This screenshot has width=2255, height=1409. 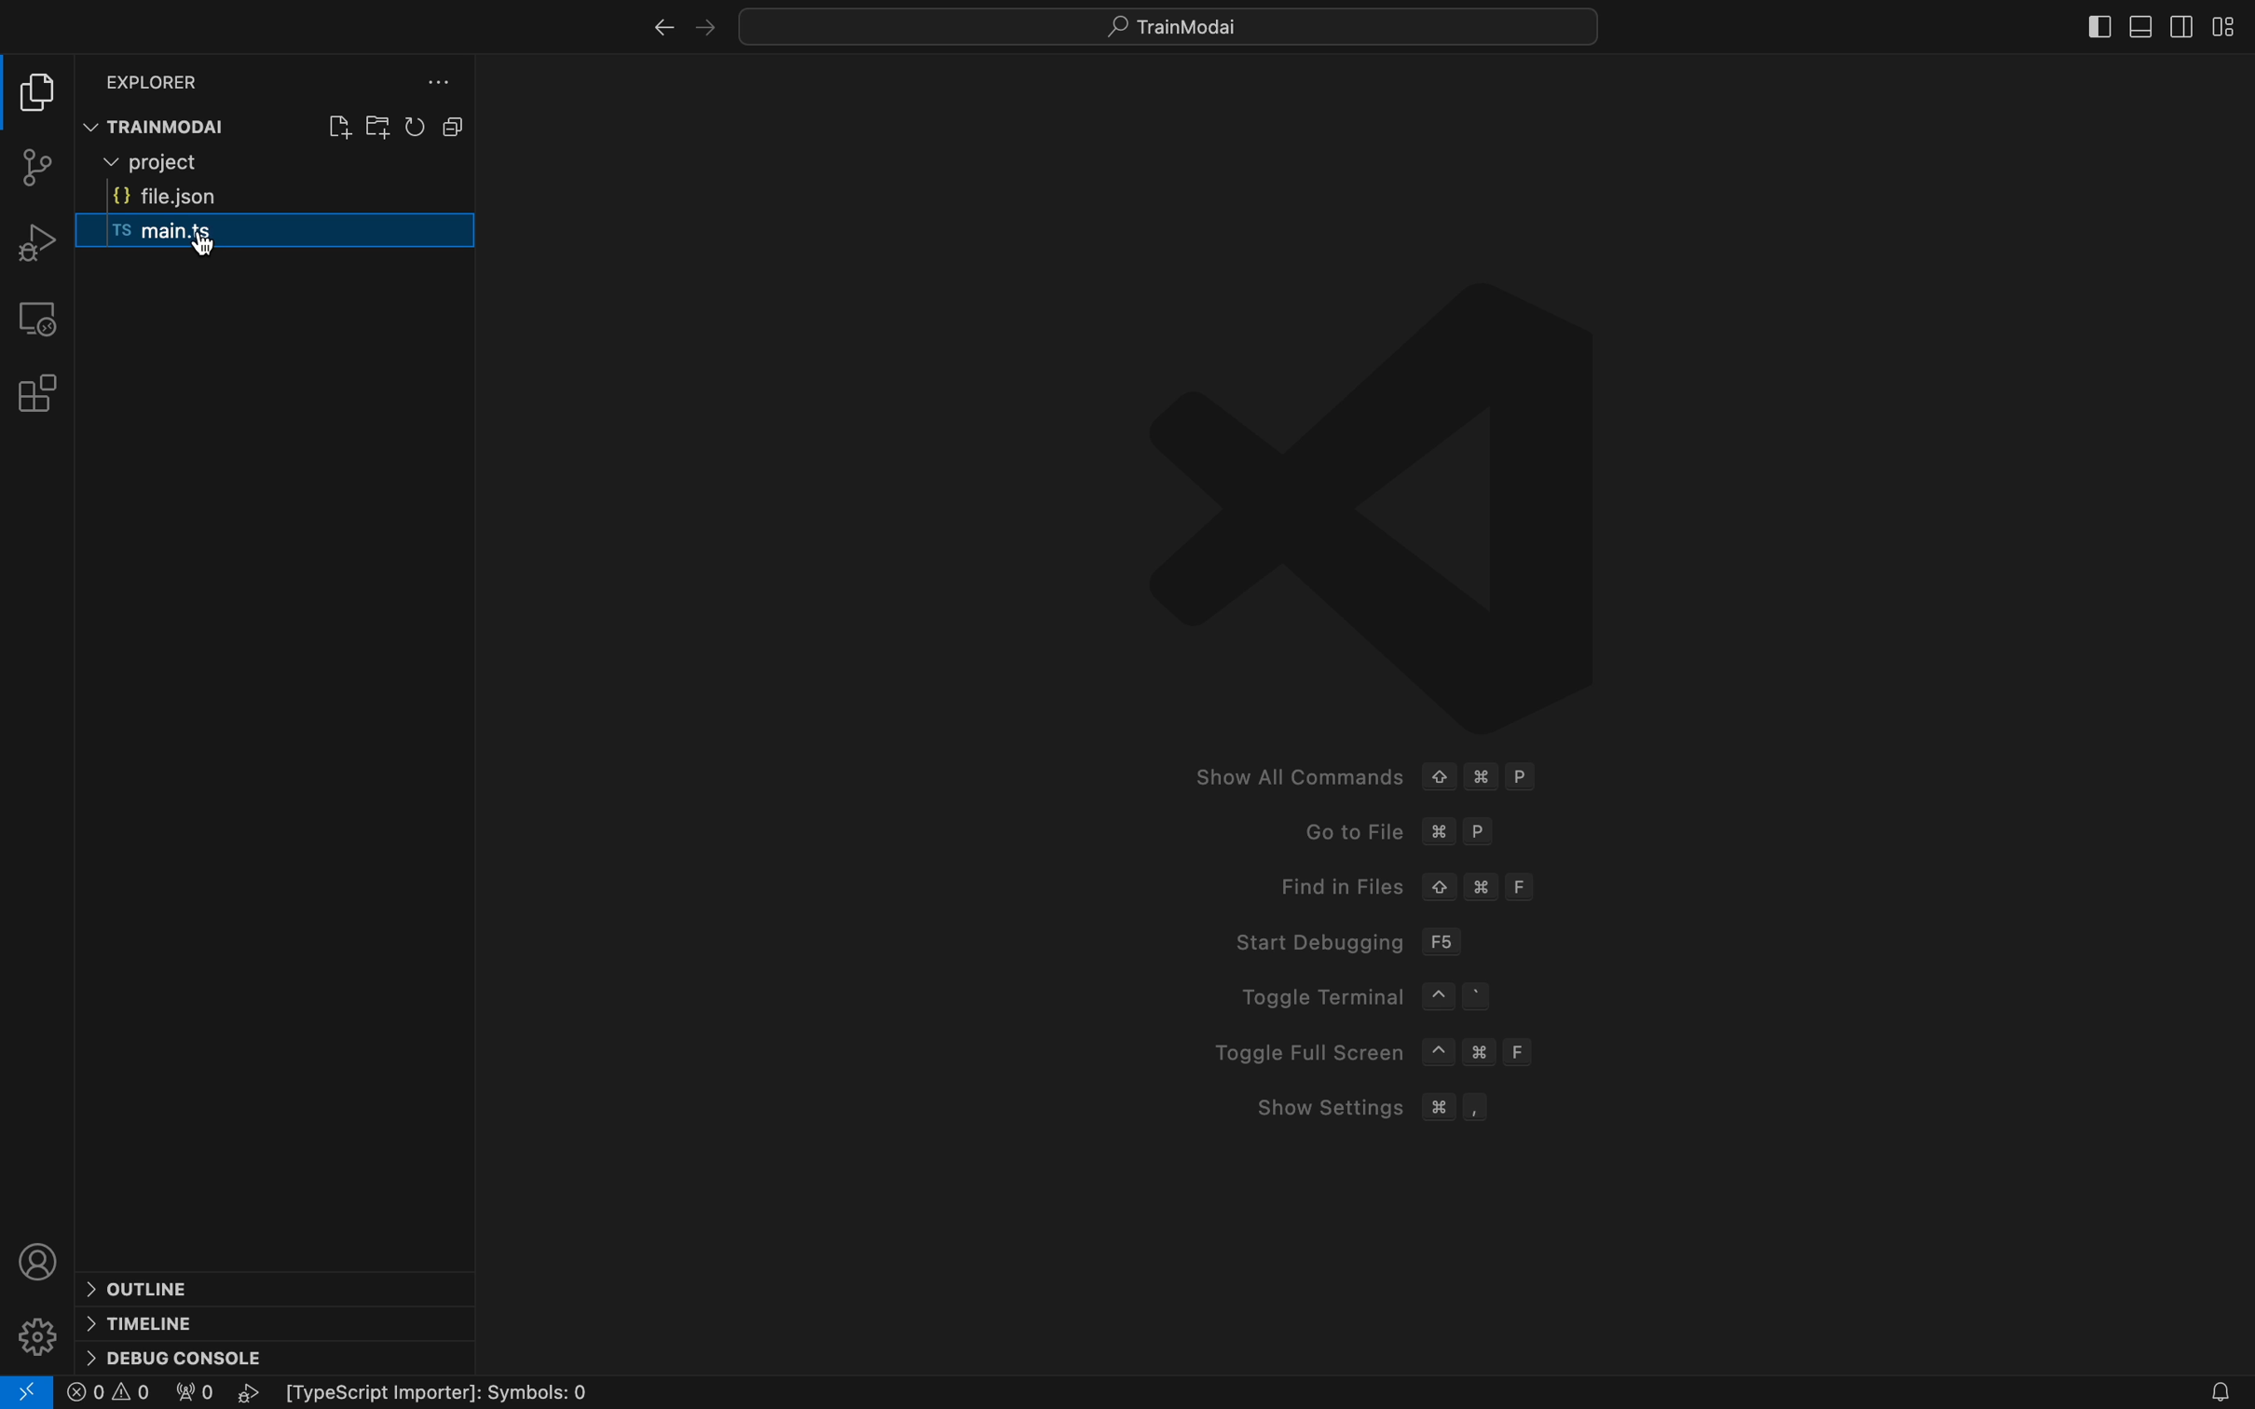 What do you see at coordinates (194, 124) in the screenshot?
I see `trainmodai` at bounding box center [194, 124].